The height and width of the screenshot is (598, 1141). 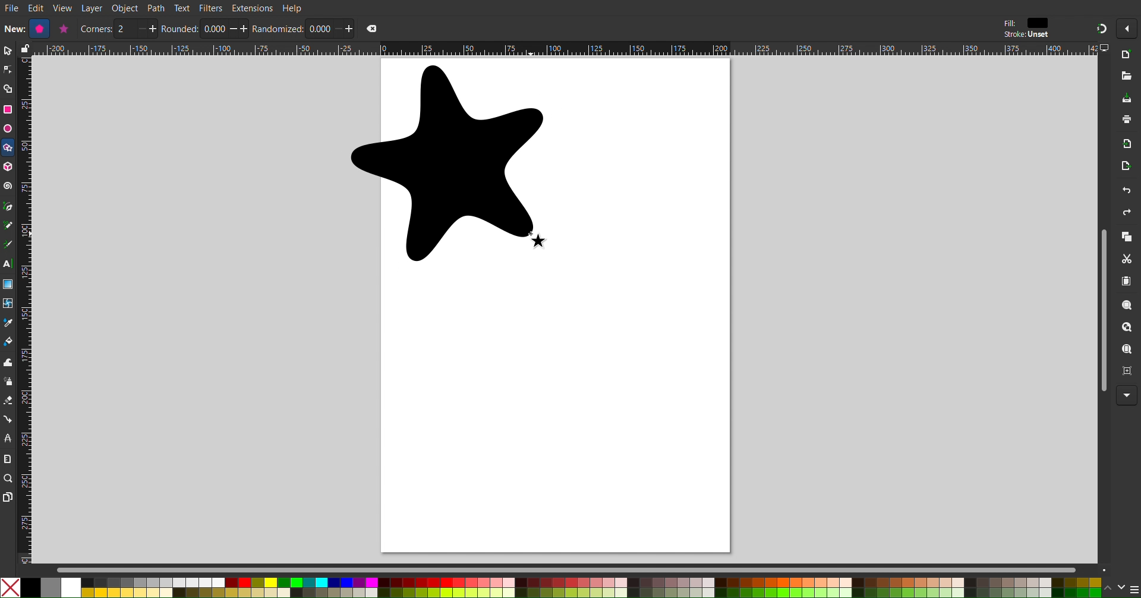 What do you see at coordinates (1008, 23) in the screenshot?
I see `Fill` at bounding box center [1008, 23].